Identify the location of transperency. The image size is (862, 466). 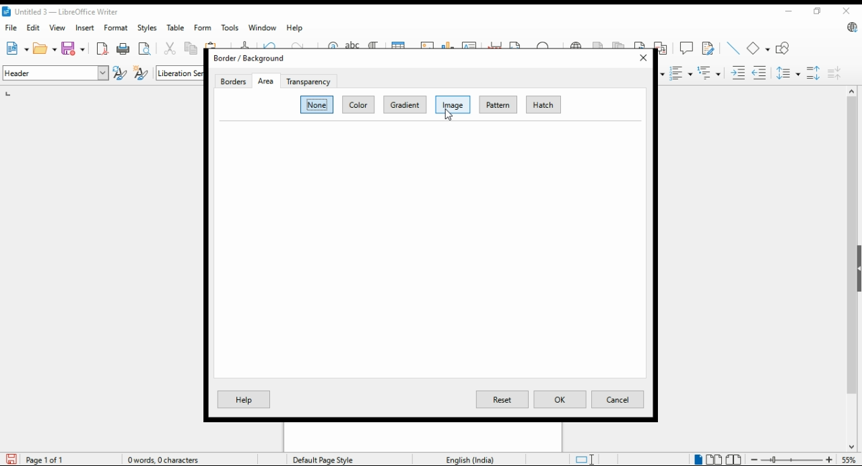
(308, 81).